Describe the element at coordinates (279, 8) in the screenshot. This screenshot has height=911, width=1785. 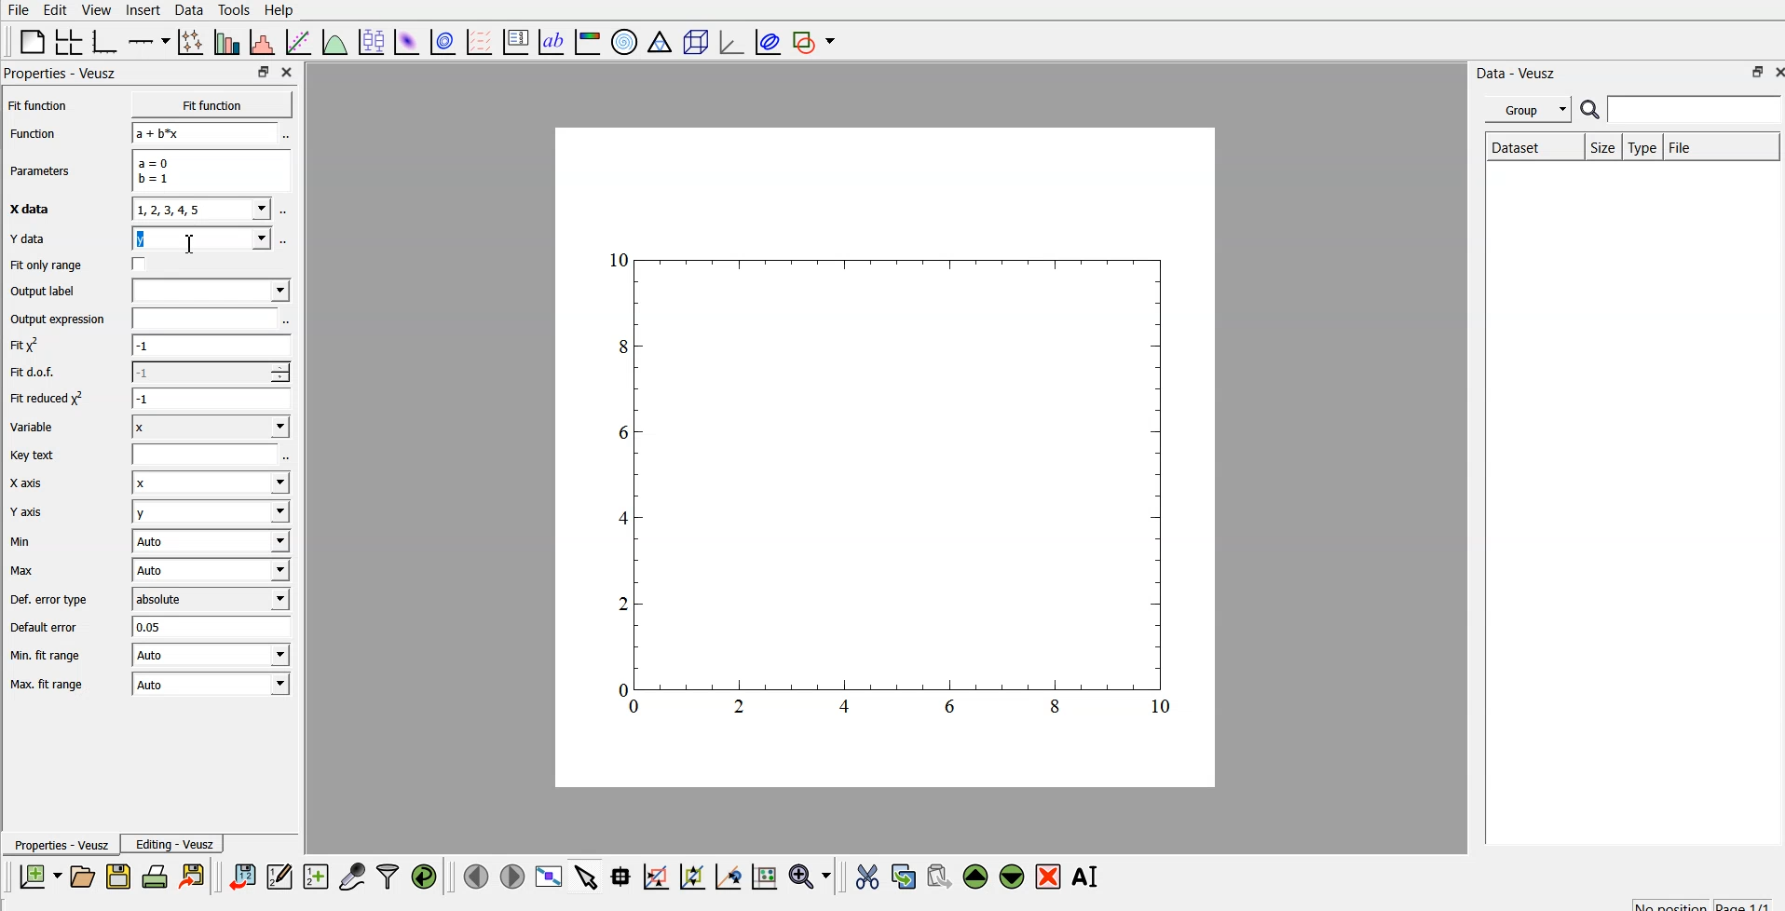
I see `Help` at that location.